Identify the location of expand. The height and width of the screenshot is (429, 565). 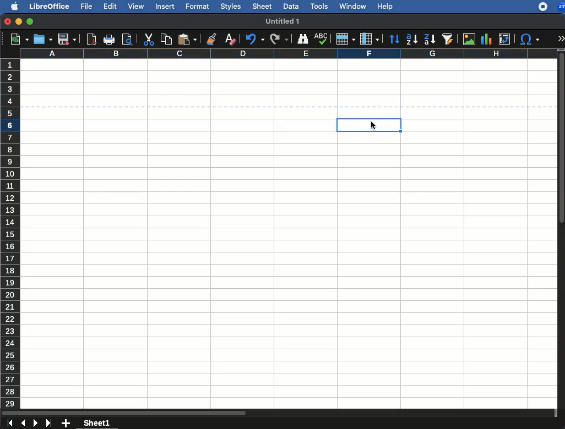
(561, 36).